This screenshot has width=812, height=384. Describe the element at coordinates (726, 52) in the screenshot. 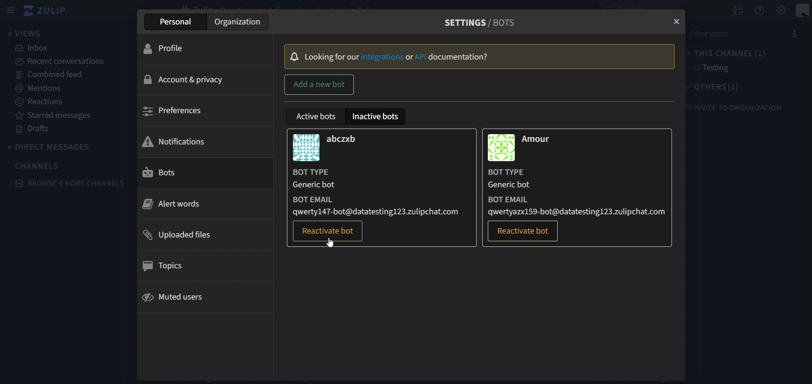

I see `this channel` at that location.